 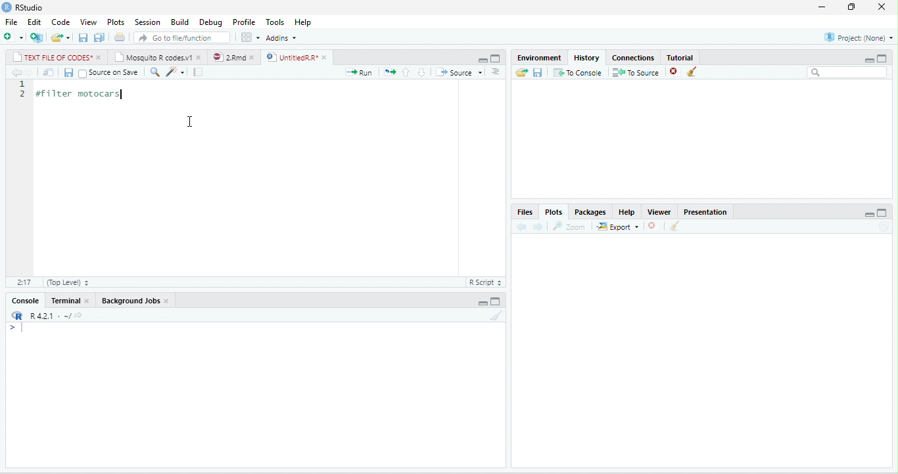 What do you see at coordinates (497, 315) in the screenshot?
I see `clear` at bounding box center [497, 315].